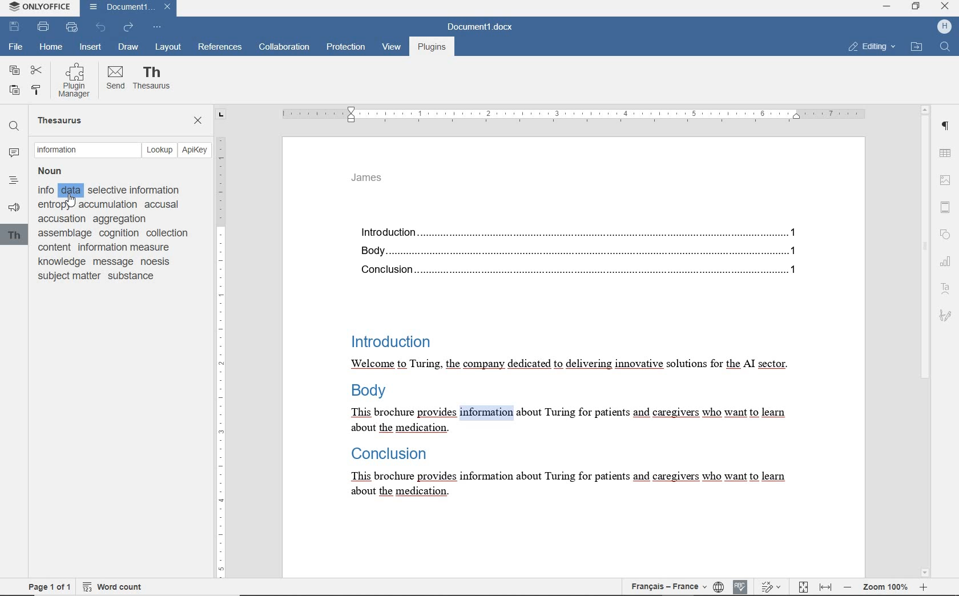 This screenshot has width=959, height=596. I want to click on SPELL CHECKING, so click(742, 586).